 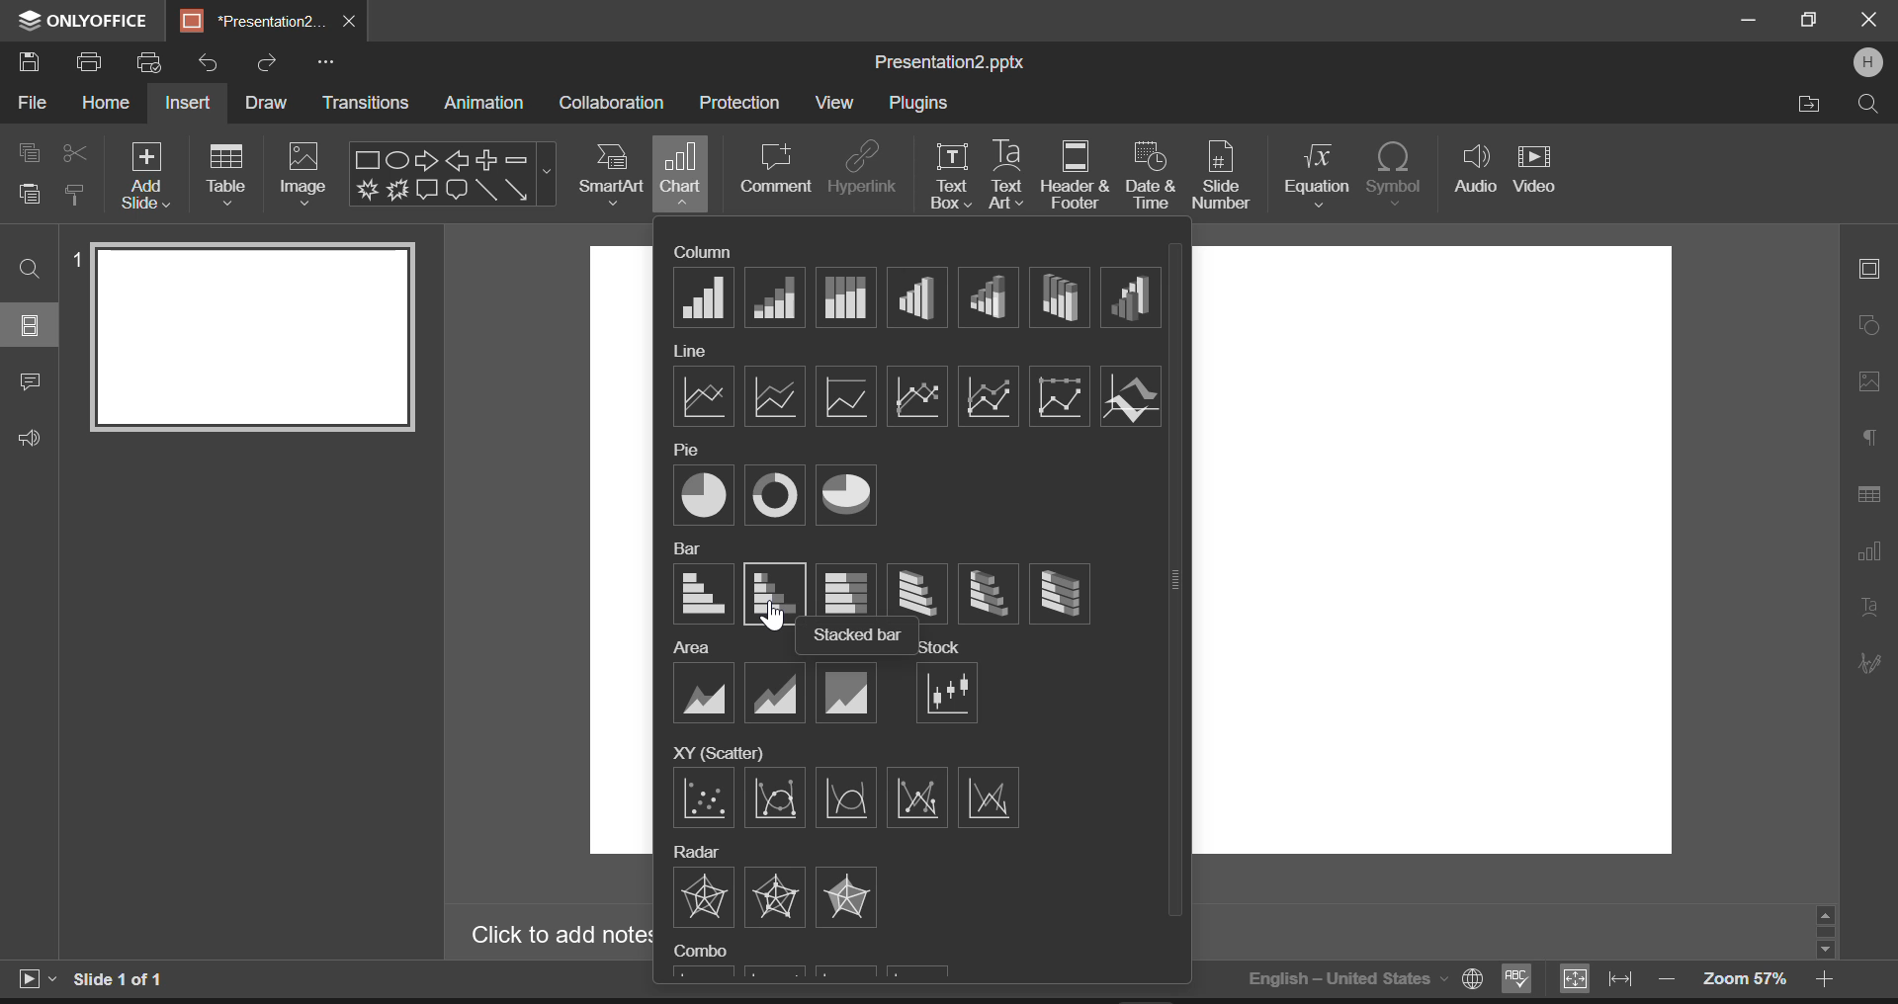 What do you see at coordinates (124, 979) in the screenshot?
I see `Slide 1 of 1` at bounding box center [124, 979].